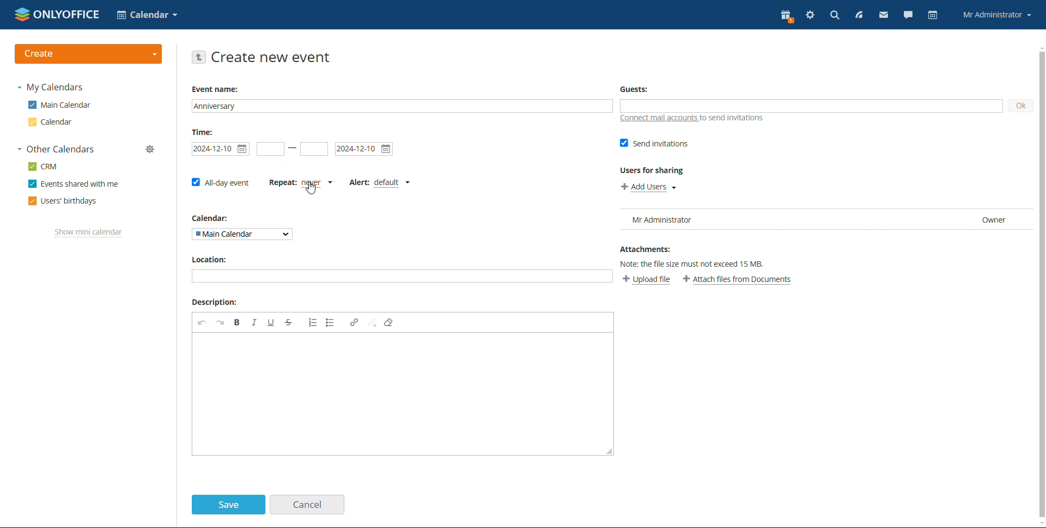 This screenshot has width=1046, height=528. Describe the element at coordinates (631, 87) in the screenshot. I see `Guests:` at that location.